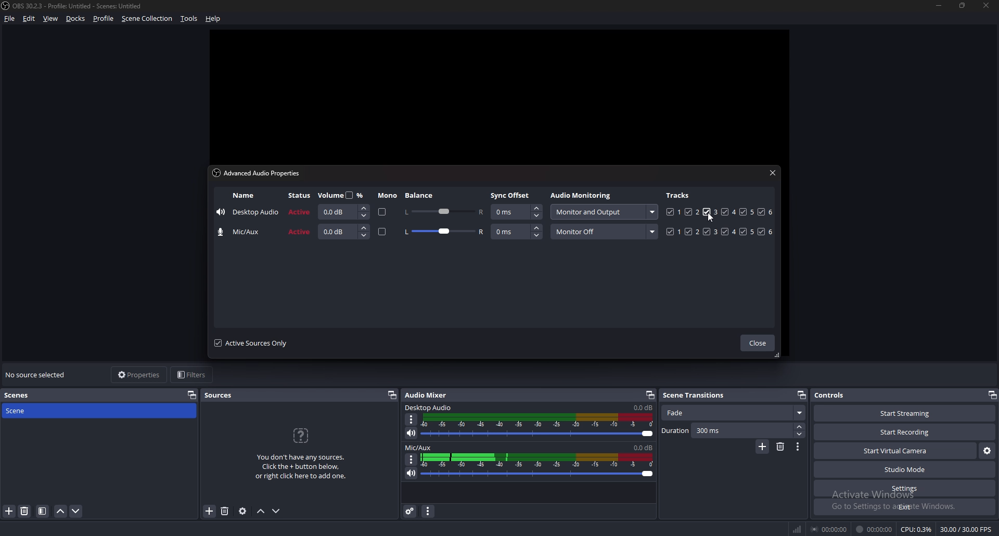  Describe the element at coordinates (242, 512) in the screenshot. I see `source properties` at that location.